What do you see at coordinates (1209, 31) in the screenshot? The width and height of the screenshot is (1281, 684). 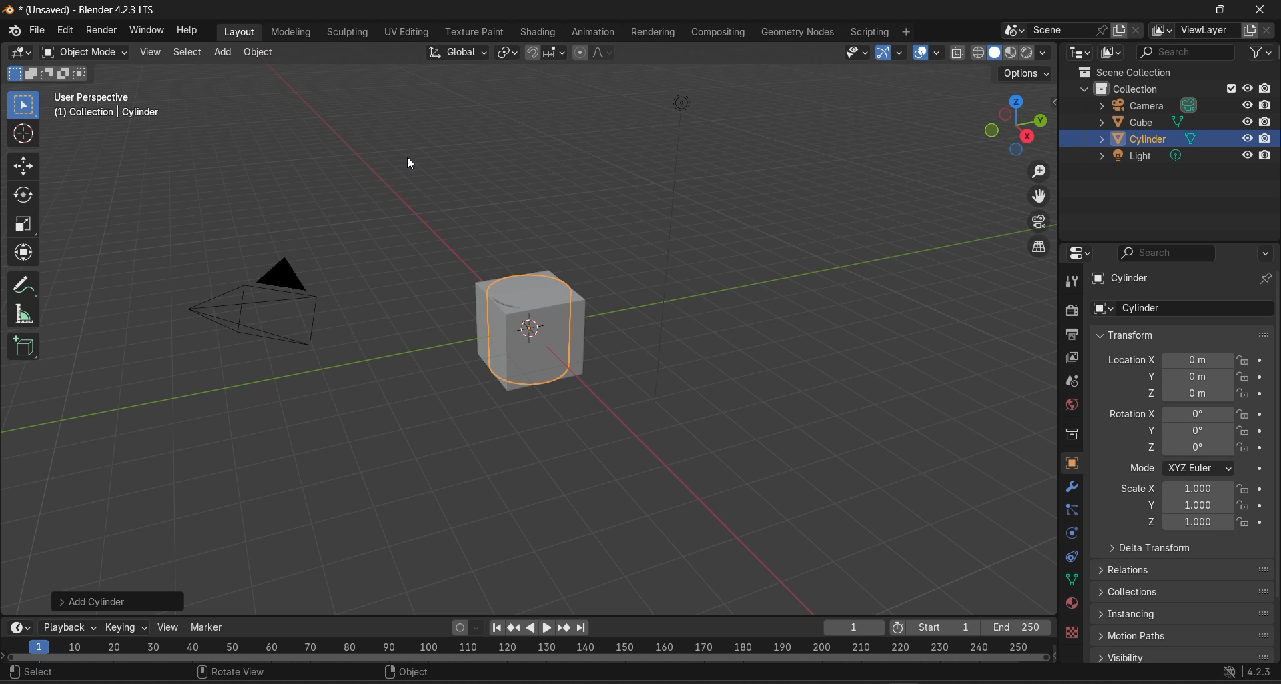 I see `view layer name` at bounding box center [1209, 31].